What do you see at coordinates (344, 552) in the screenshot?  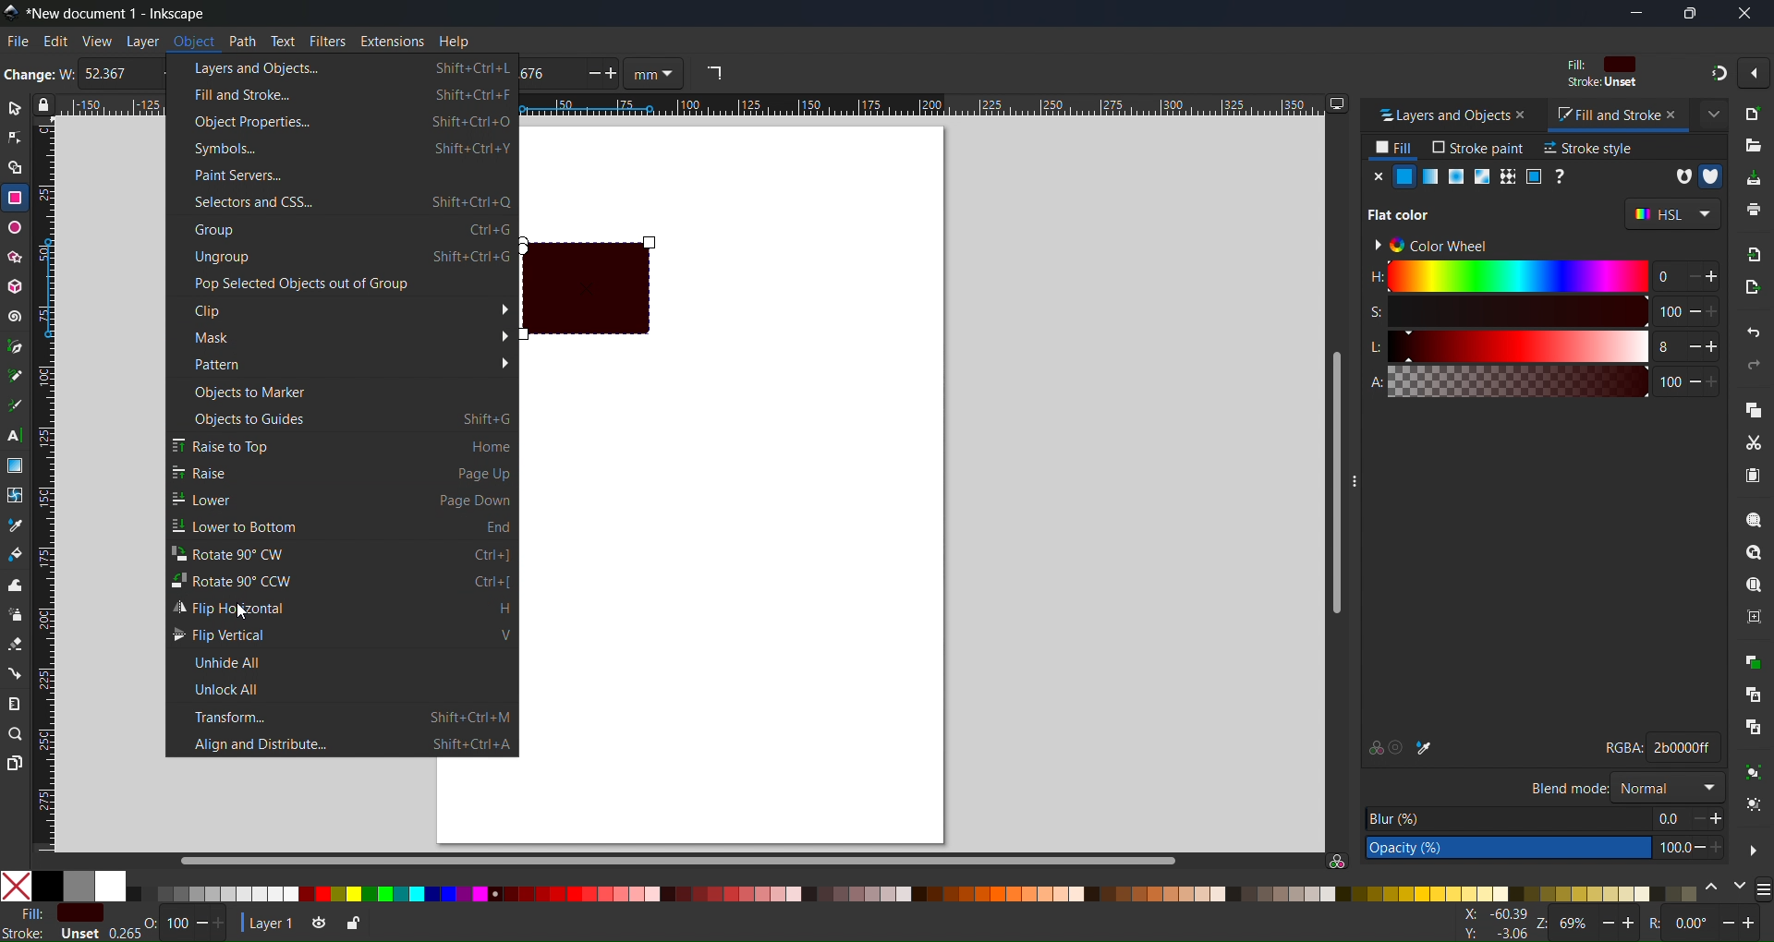 I see `Rotate 90 degree CW` at bounding box center [344, 552].